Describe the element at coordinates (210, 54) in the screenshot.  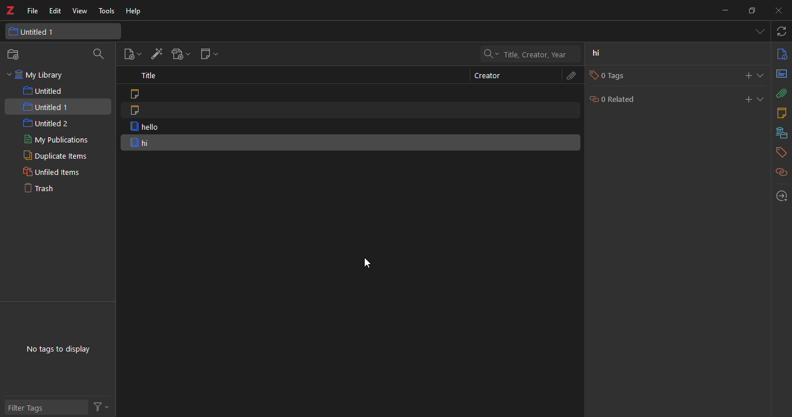
I see `new note` at that location.